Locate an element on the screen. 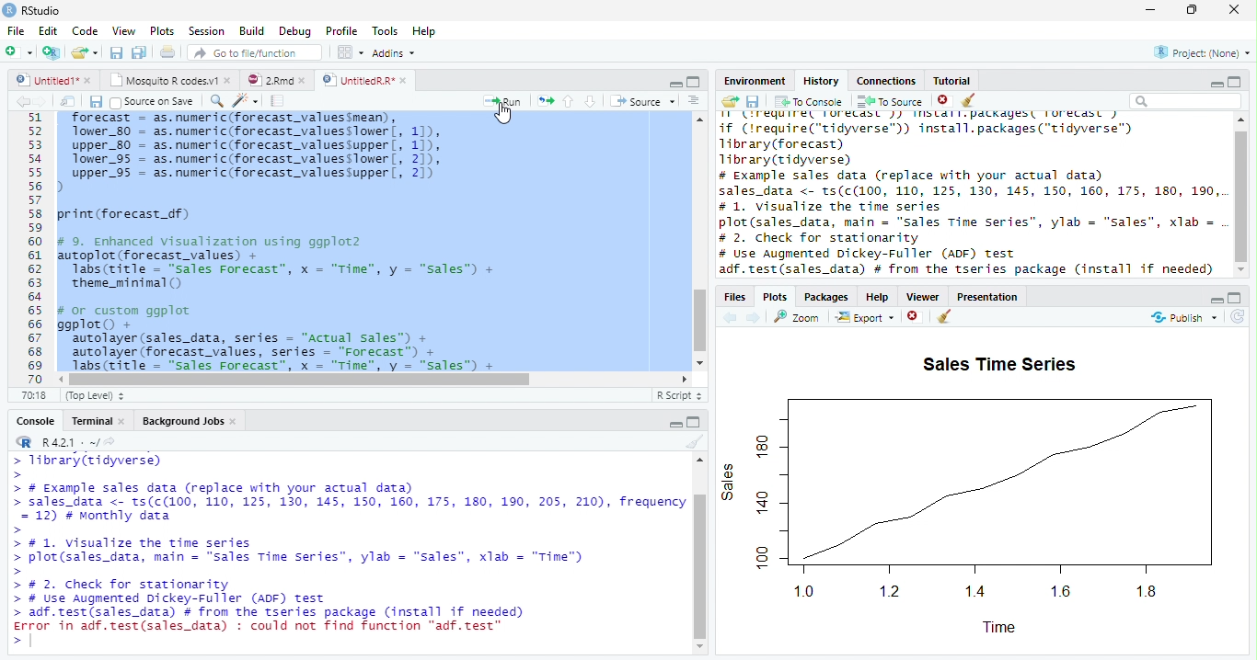  Minimize is located at coordinates (675, 84).